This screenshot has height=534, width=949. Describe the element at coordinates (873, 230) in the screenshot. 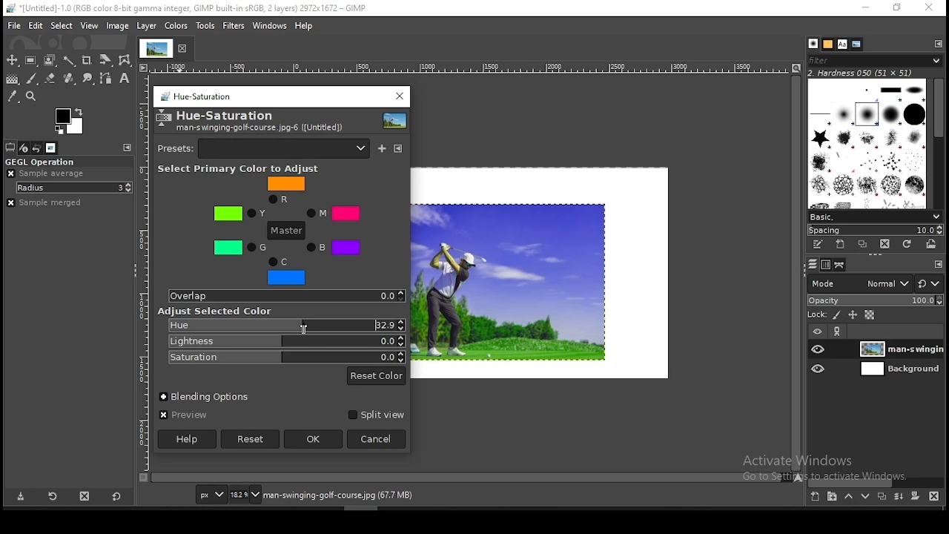

I see `spacing` at that location.